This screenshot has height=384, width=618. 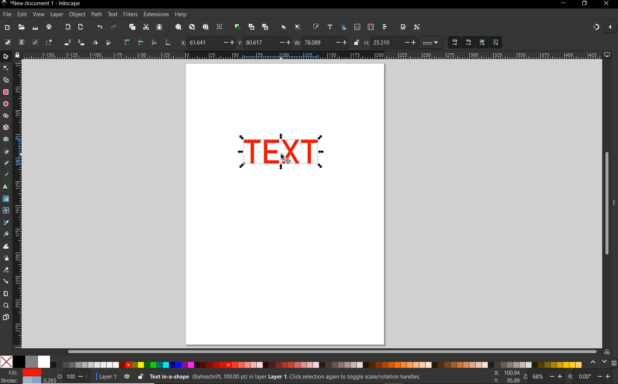 I want to click on zoom page, so click(x=205, y=27).